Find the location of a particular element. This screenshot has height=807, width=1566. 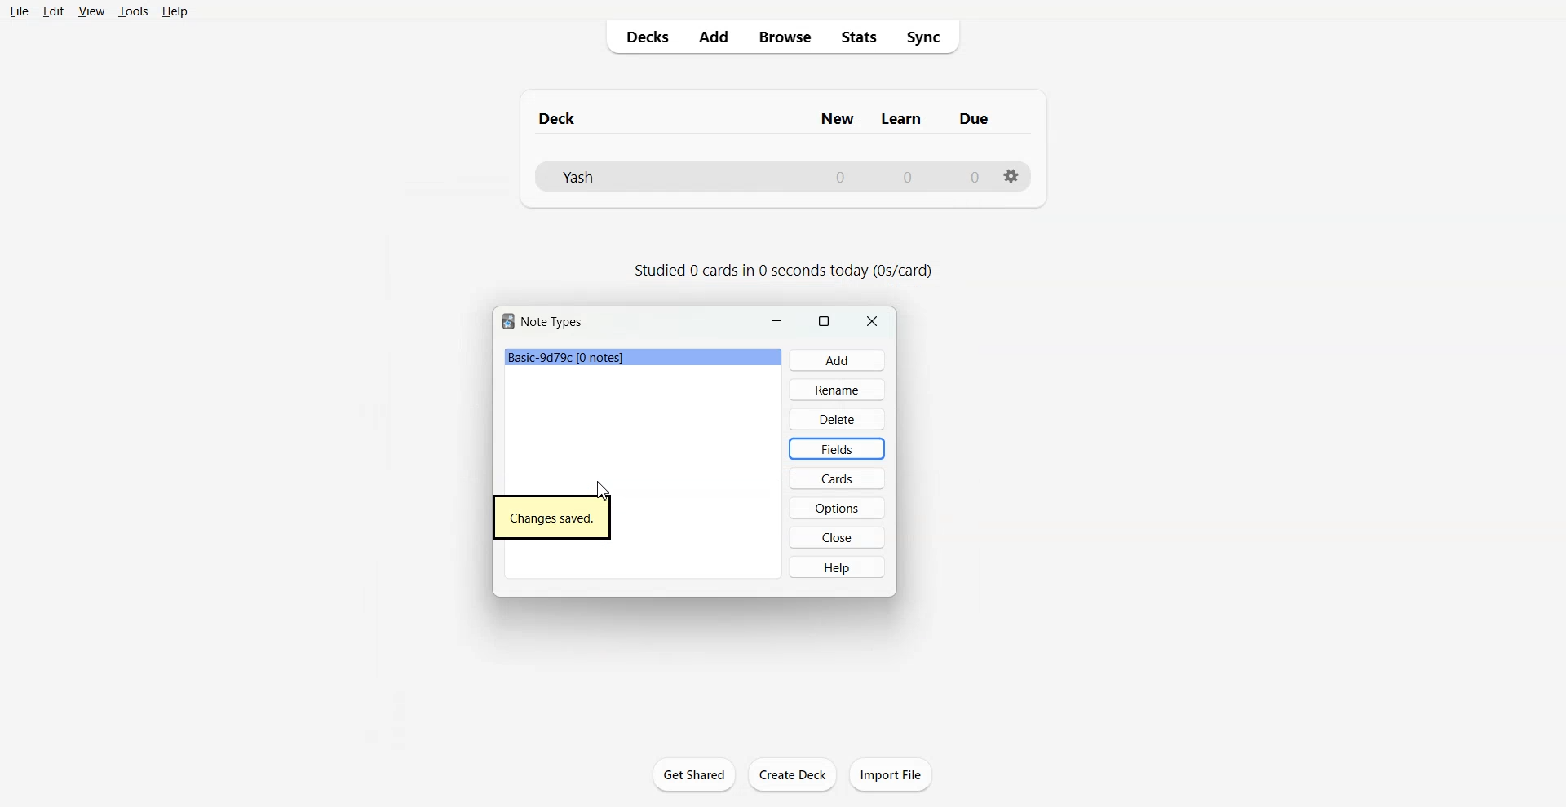

File is located at coordinates (644, 357).